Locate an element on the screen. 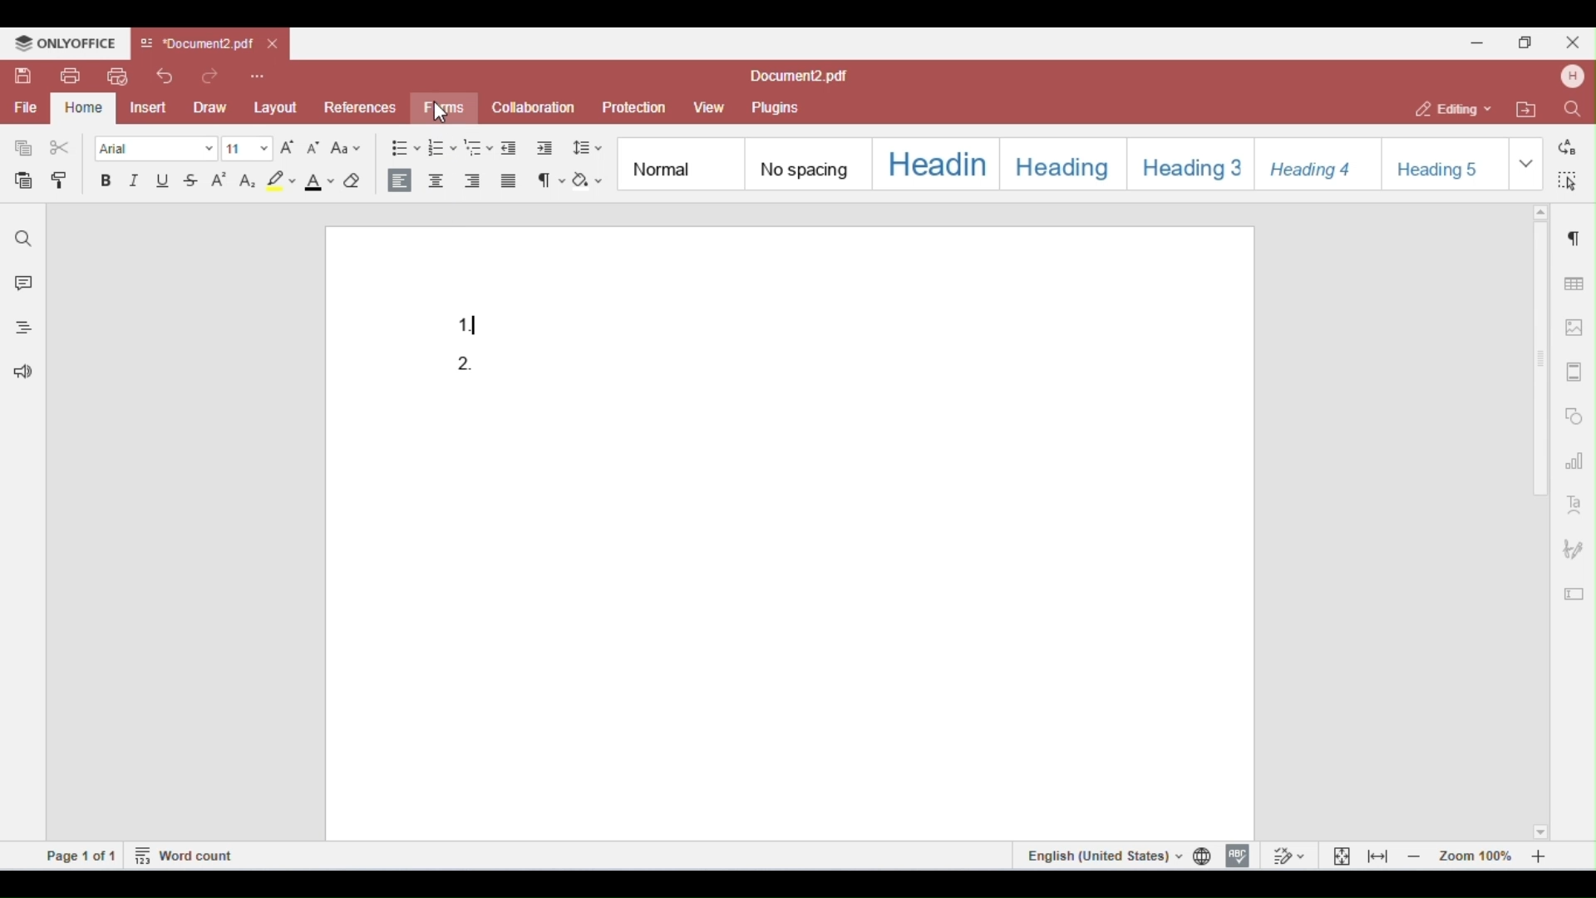 This screenshot has width=1596, height=898. view is located at coordinates (709, 108).